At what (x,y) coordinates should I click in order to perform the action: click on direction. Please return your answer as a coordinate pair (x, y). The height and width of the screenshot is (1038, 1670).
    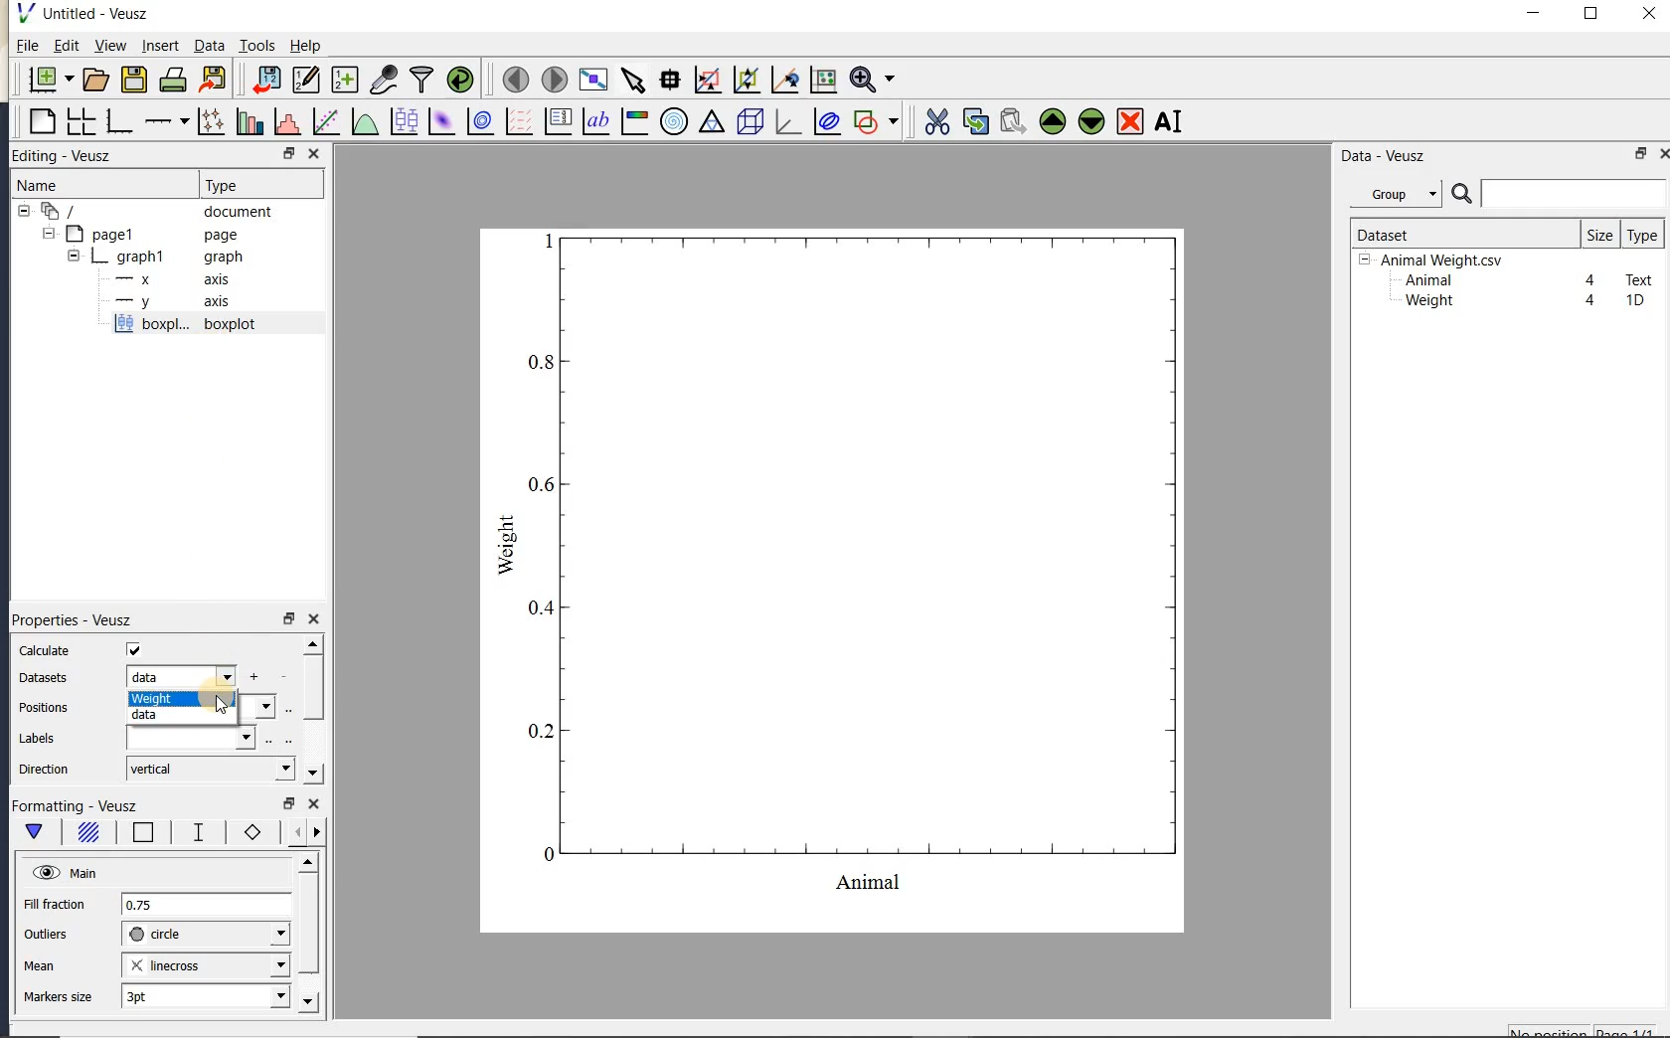
    Looking at the image, I should click on (47, 769).